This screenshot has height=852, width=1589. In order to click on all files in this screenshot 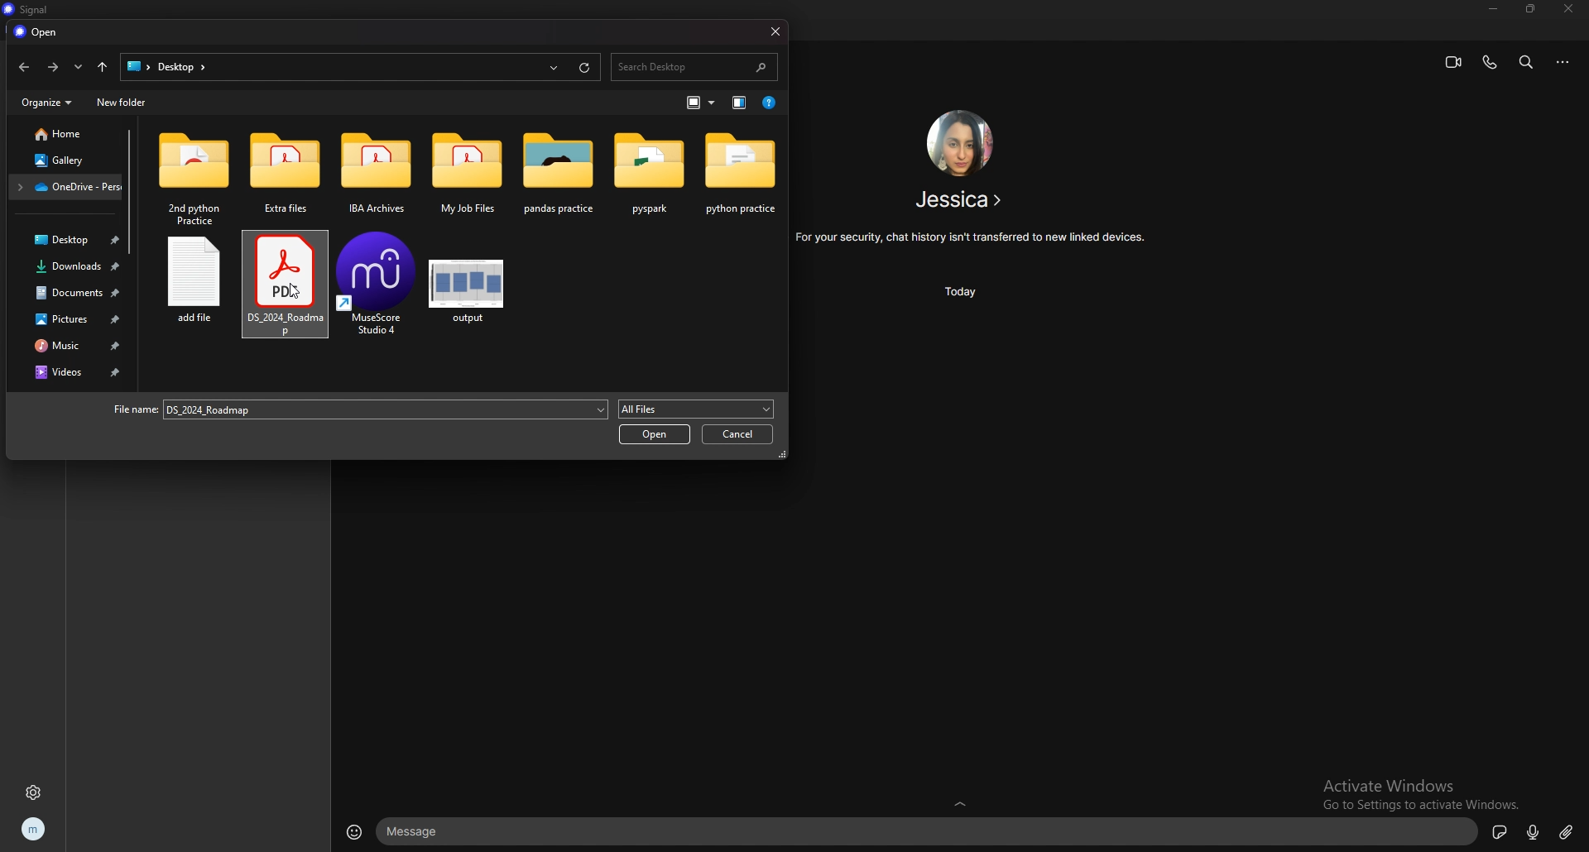, I will do `click(694, 409)`.